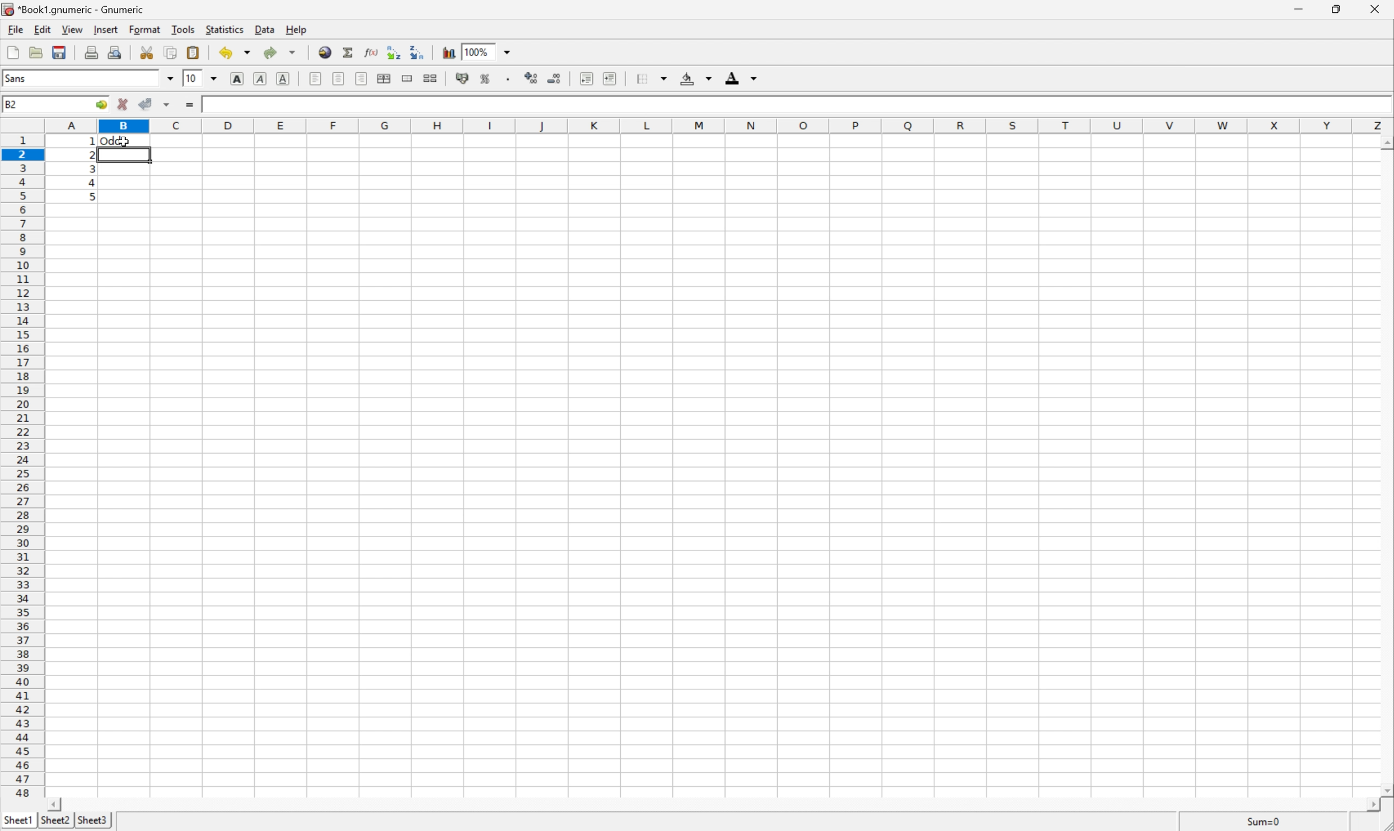 The height and width of the screenshot is (831, 1394). I want to click on Sheet1, so click(17, 820).